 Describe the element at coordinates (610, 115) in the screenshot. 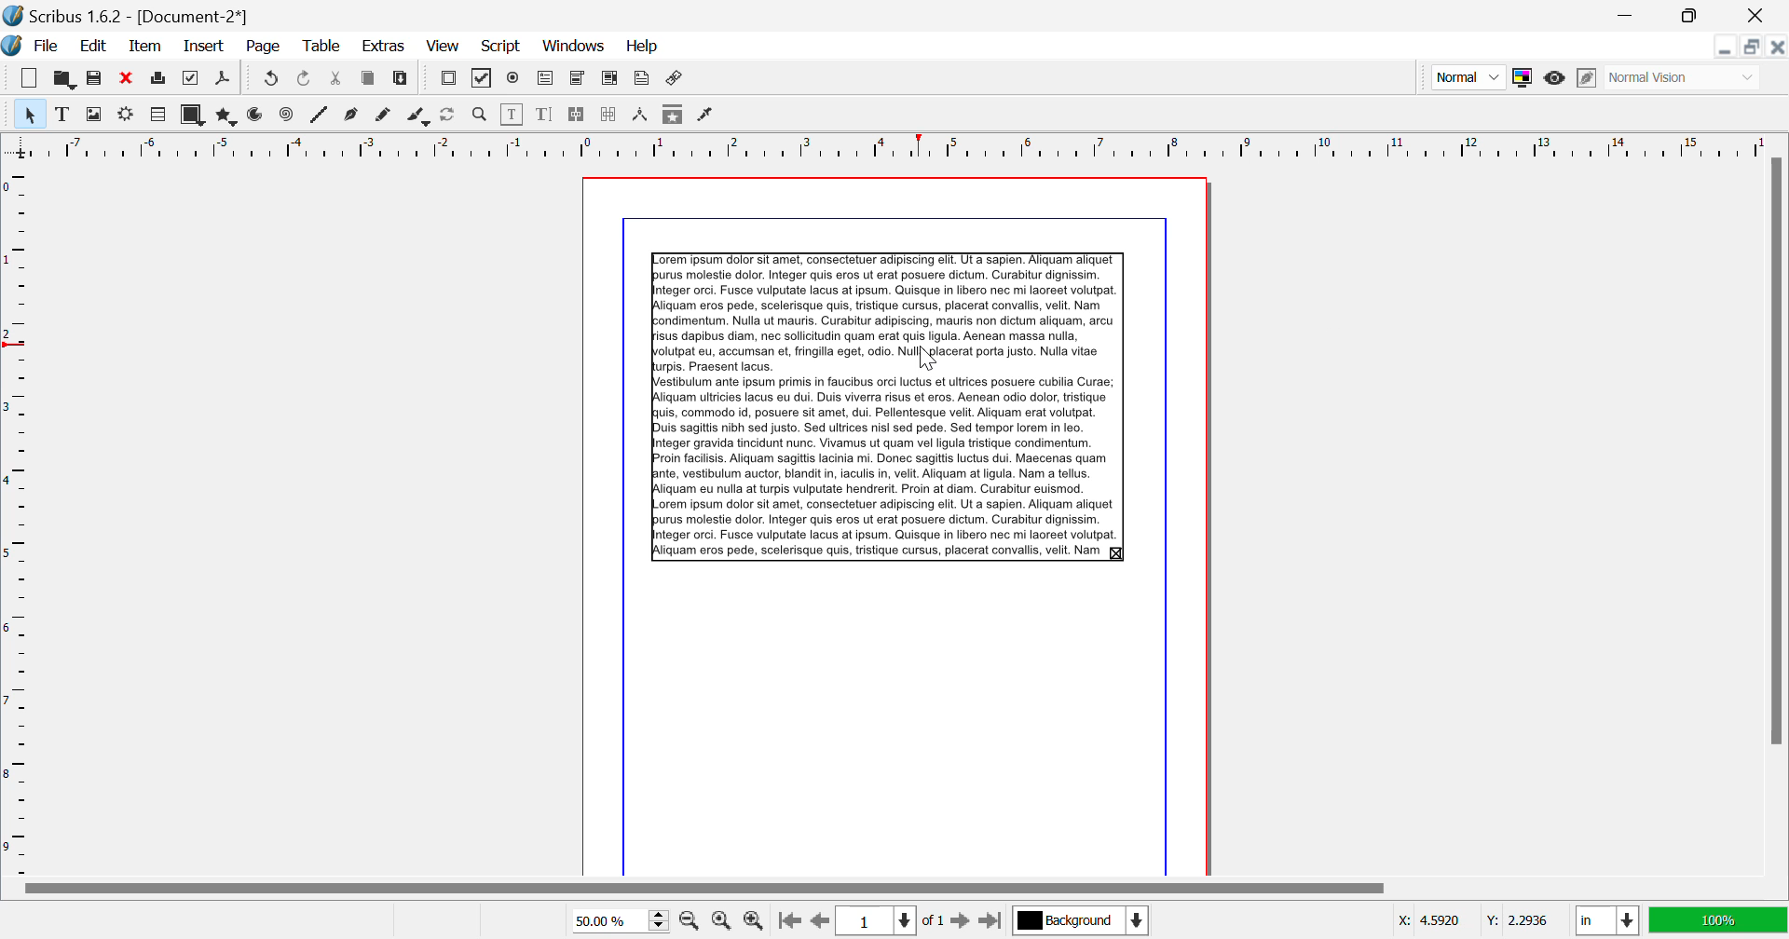

I see `Delink Frames` at that location.